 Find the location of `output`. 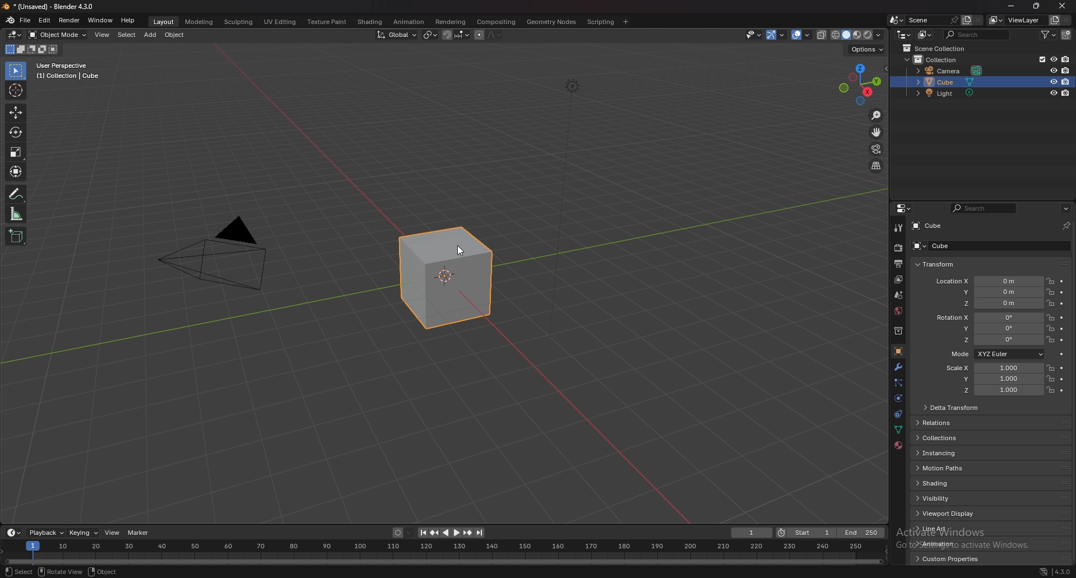

output is located at coordinates (900, 263).